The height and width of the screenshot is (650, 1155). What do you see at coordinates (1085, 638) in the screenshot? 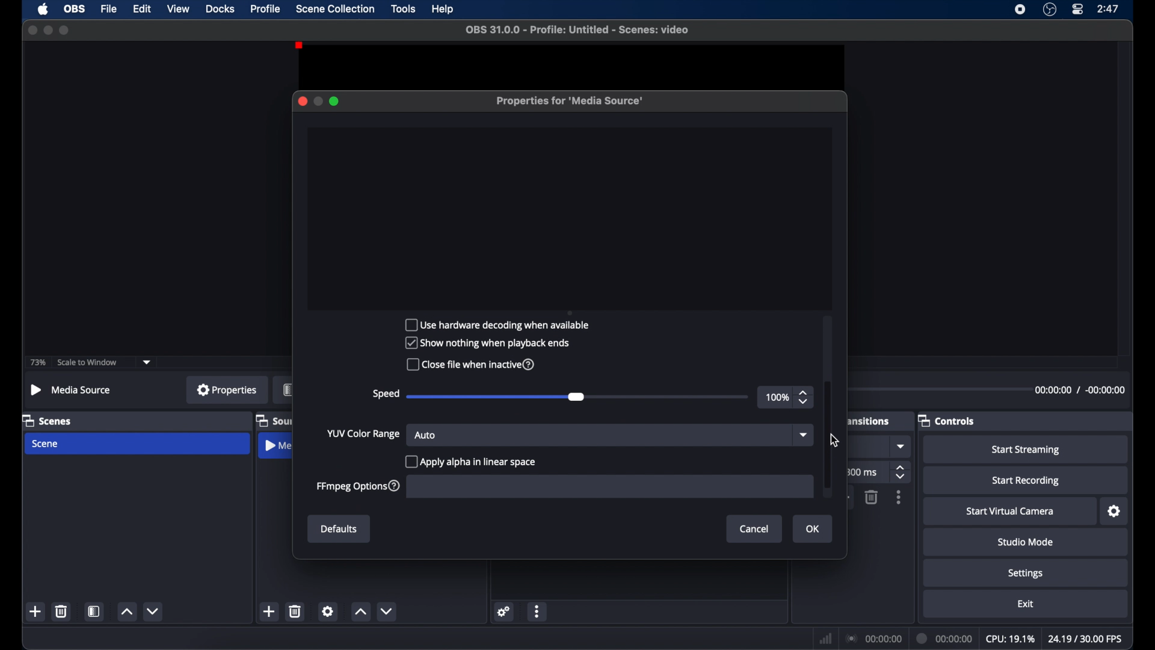
I see `fps` at bounding box center [1085, 638].